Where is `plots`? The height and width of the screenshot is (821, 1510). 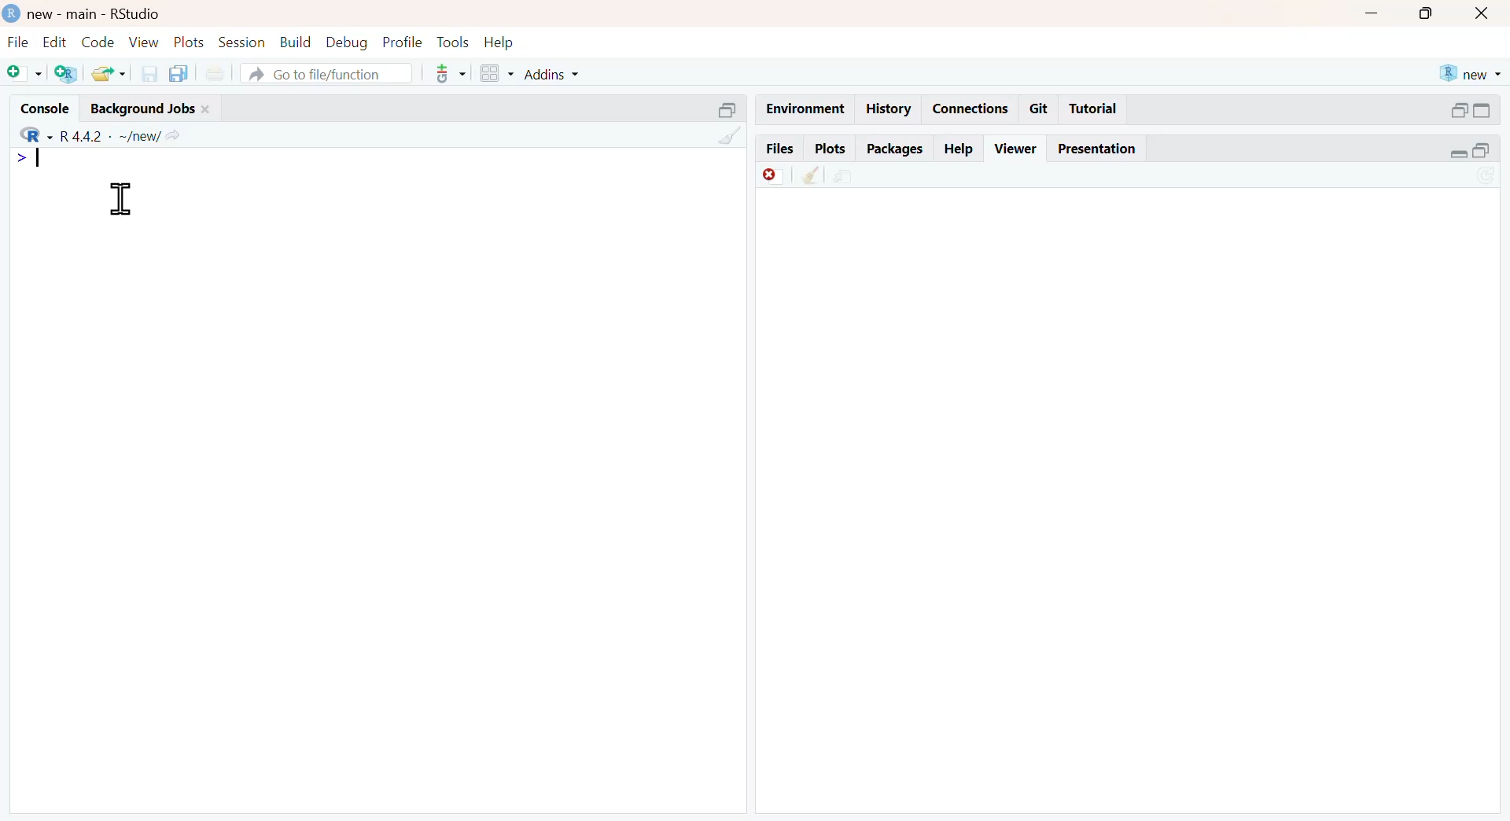
plots is located at coordinates (189, 42).